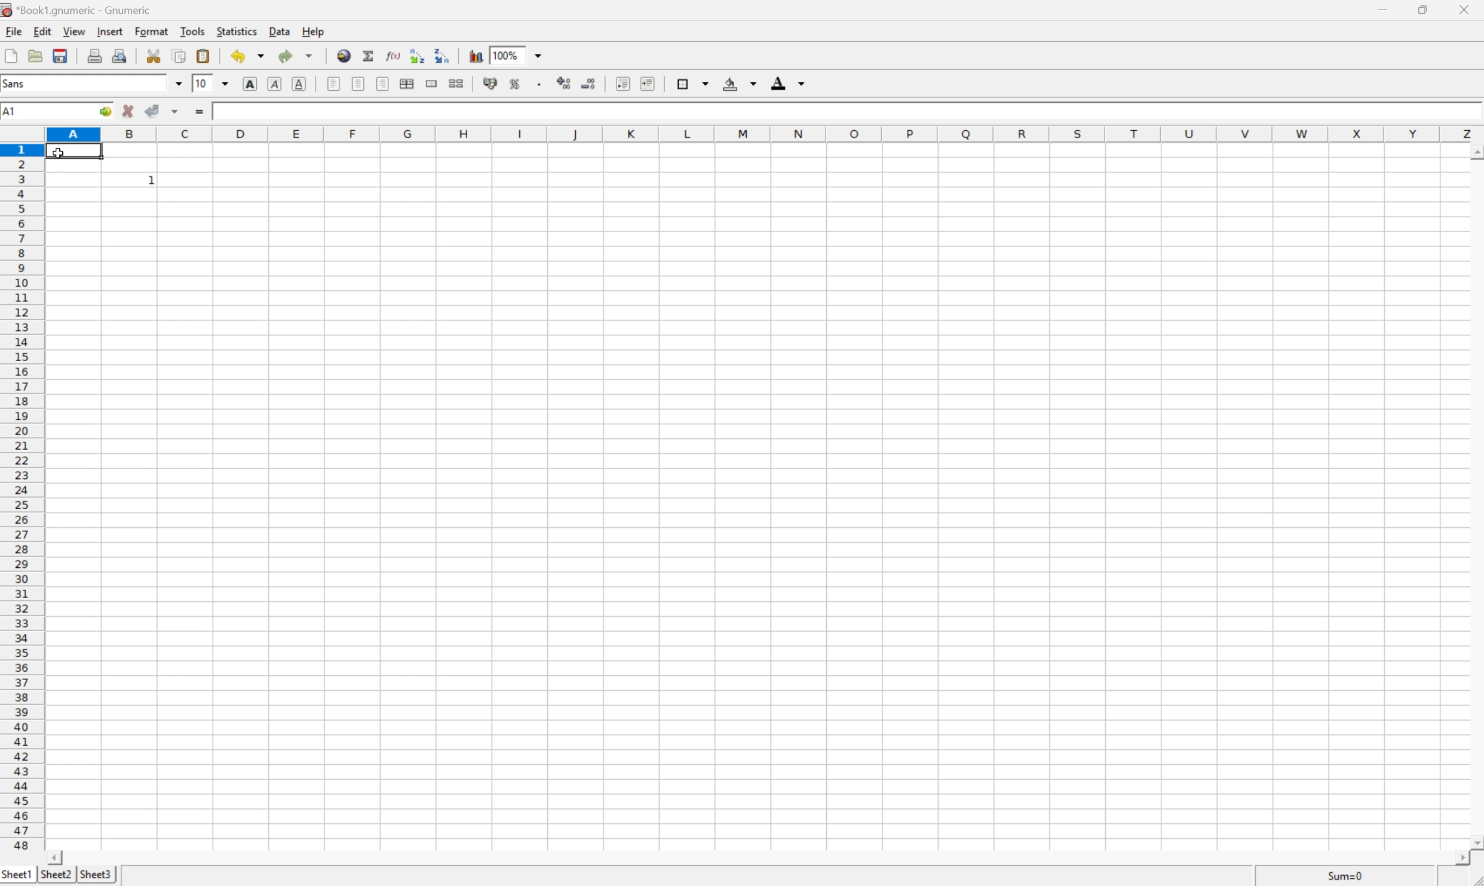 The height and width of the screenshot is (886, 1484). Describe the element at coordinates (151, 33) in the screenshot. I see `format` at that location.